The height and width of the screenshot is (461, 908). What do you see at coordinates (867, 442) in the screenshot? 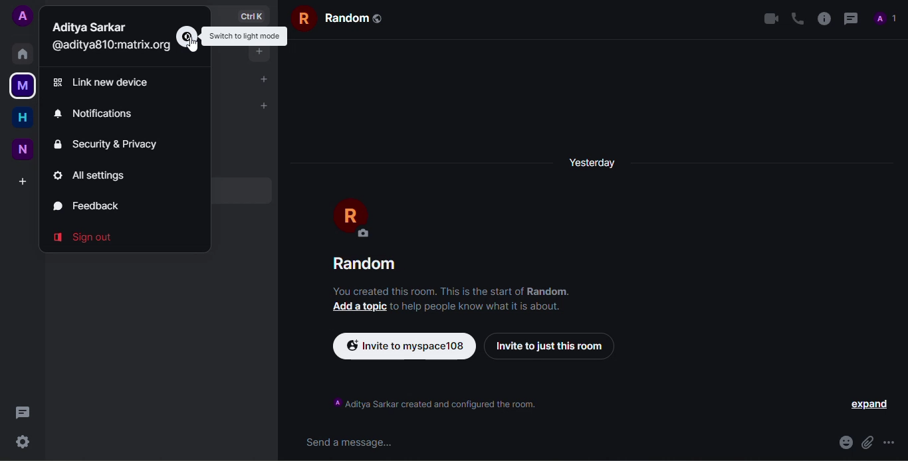
I see `attach` at bounding box center [867, 442].